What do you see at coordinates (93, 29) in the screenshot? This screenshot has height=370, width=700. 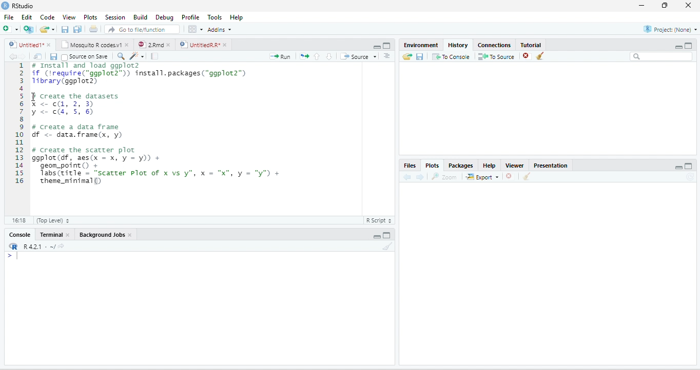 I see `Print the current file` at bounding box center [93, 29].